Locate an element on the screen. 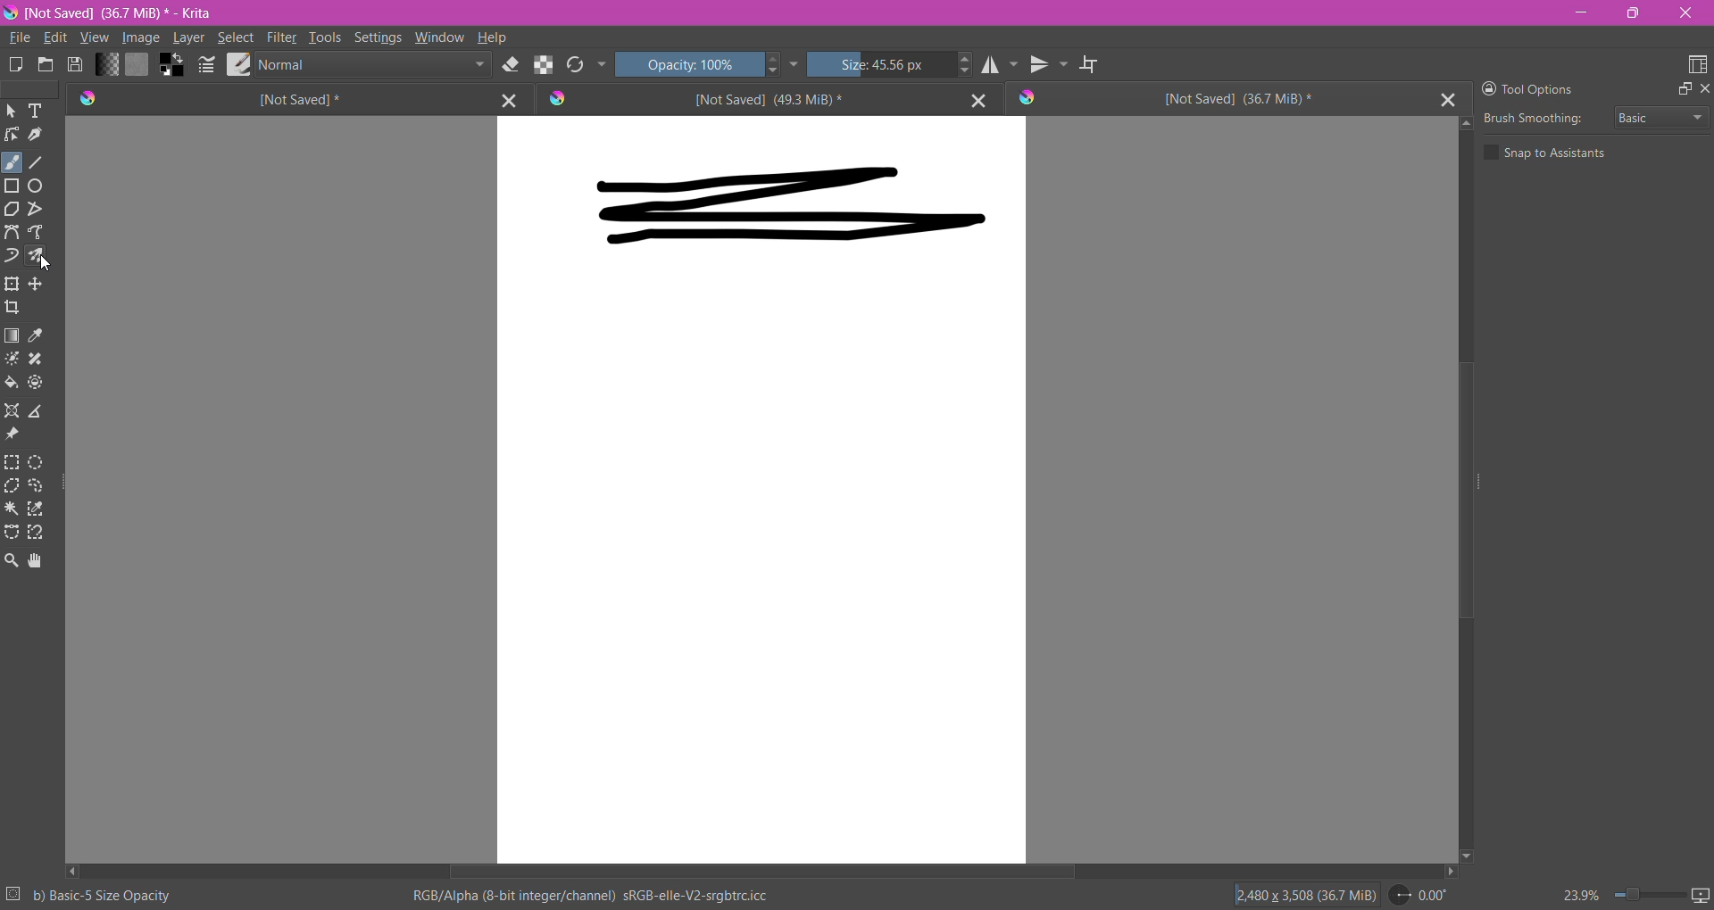 The height and width of the screenshot is (910, 1714). Select is located at coordinates (235, 37).